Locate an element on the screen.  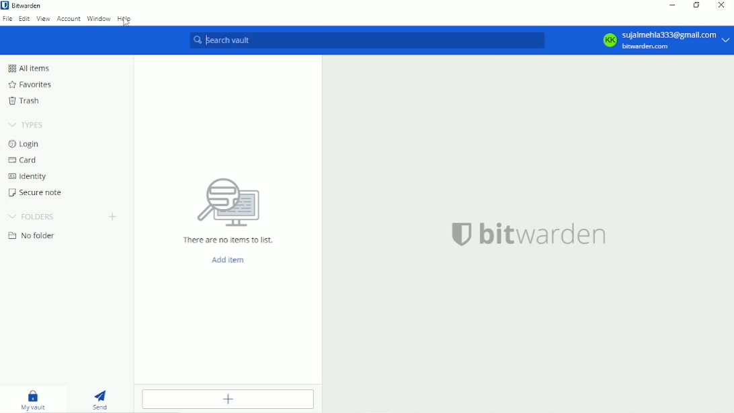
logo is located at coordinates (460, 234).